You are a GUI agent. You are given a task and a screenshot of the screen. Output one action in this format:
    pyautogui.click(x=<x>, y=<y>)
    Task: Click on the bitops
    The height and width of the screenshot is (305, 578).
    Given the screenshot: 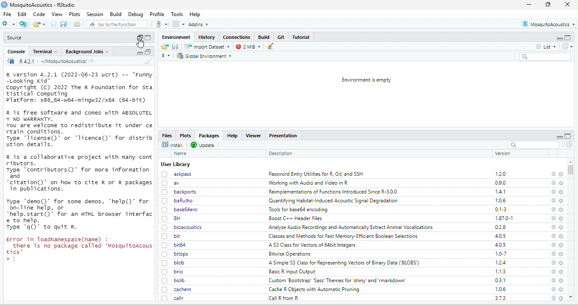 What is the action you would take?
    pyautogui.click(x=175, y=254)
    